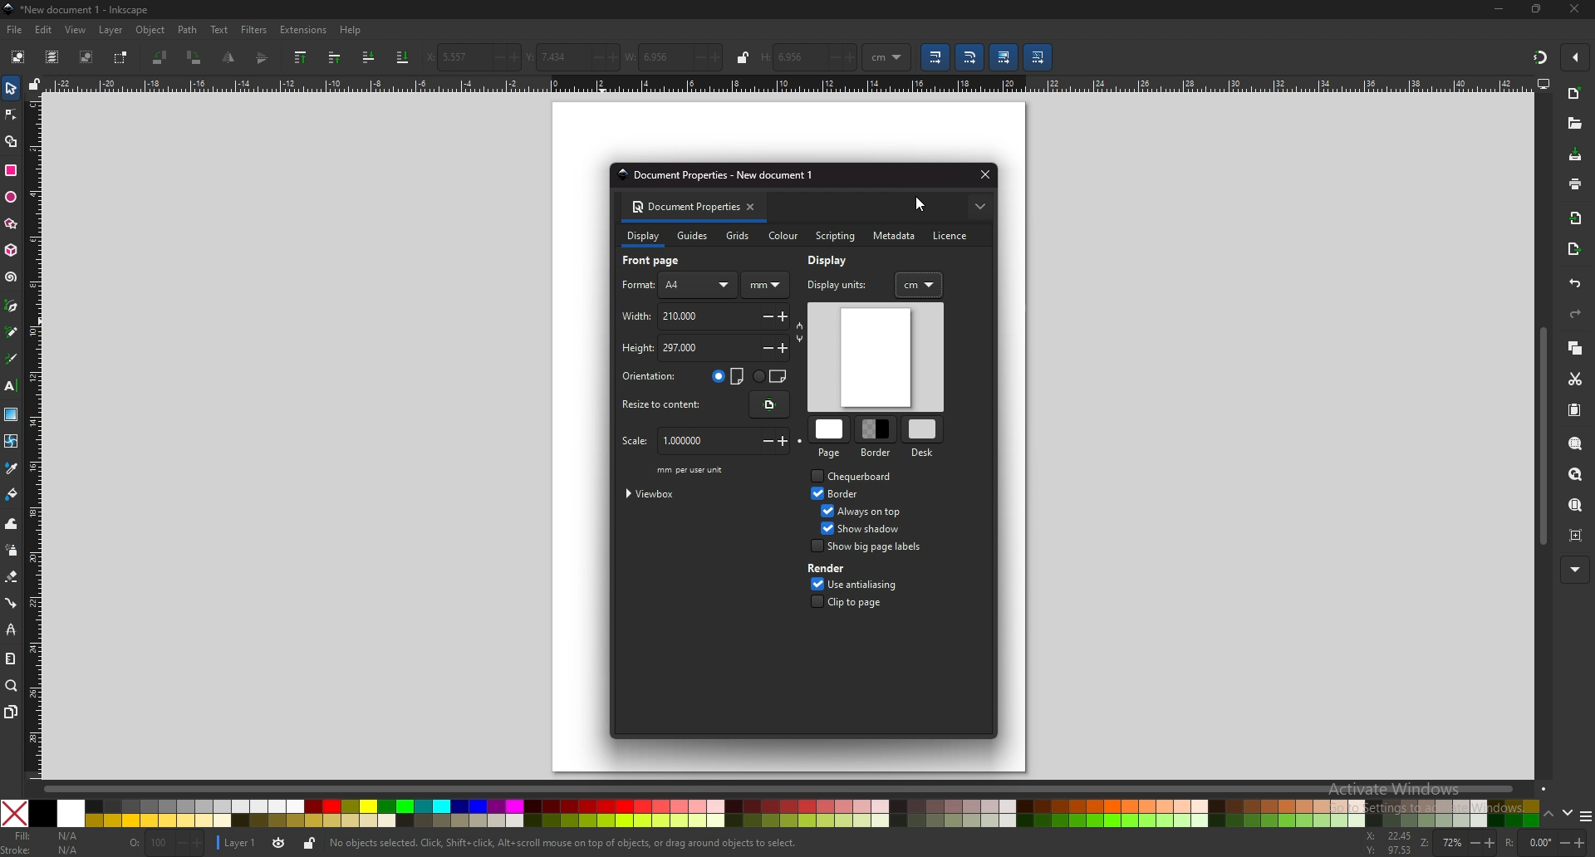 Image resolution: width=1595 pixels, height=857 pixels. I want to click on raise selection to top, so click(301, 57).